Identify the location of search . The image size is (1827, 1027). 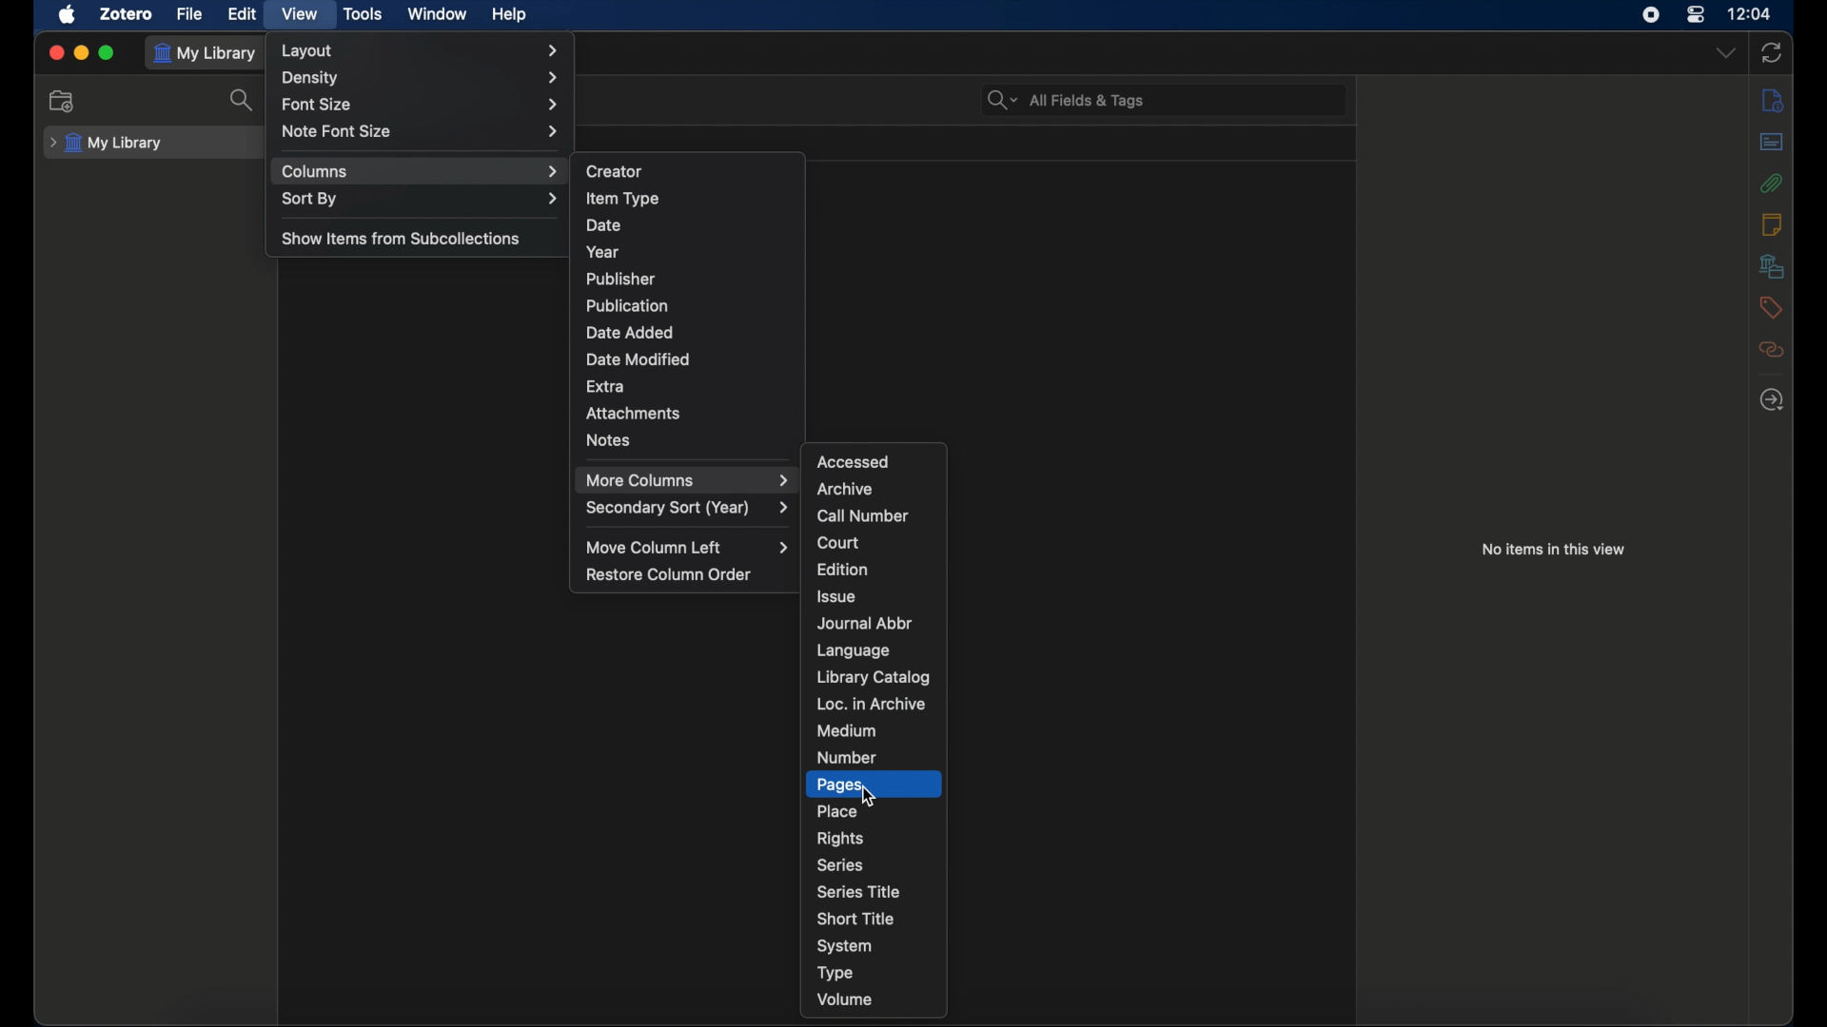
(245, 101).